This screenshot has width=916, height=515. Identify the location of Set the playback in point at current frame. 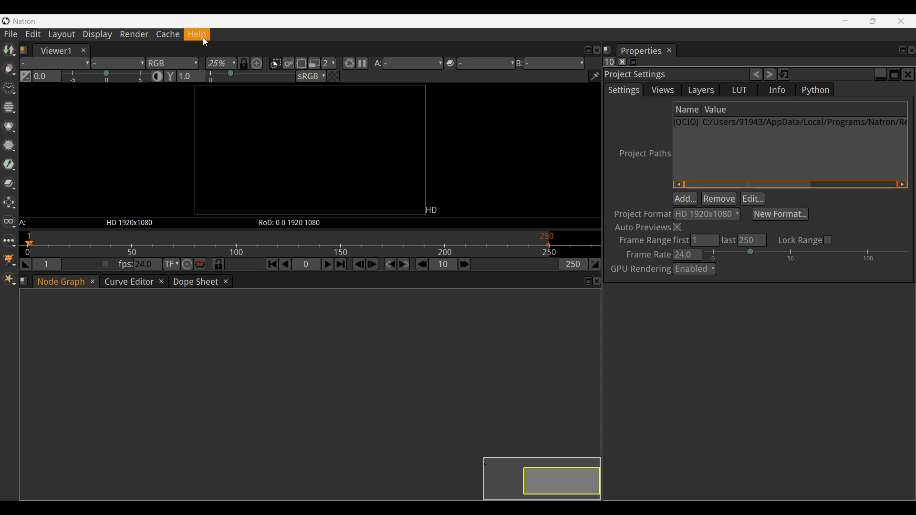
(25, 264).